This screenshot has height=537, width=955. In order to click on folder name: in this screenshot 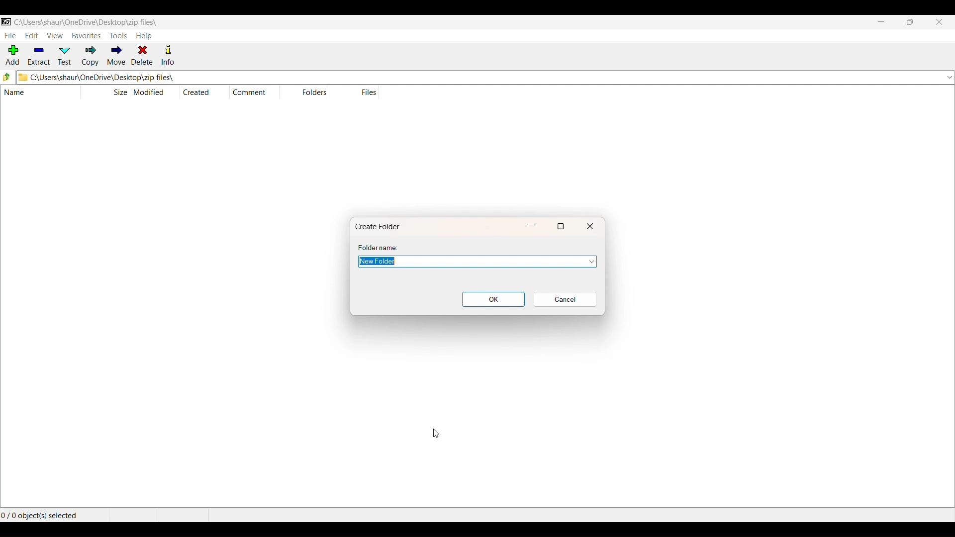, I will do `click(380, 248)`.